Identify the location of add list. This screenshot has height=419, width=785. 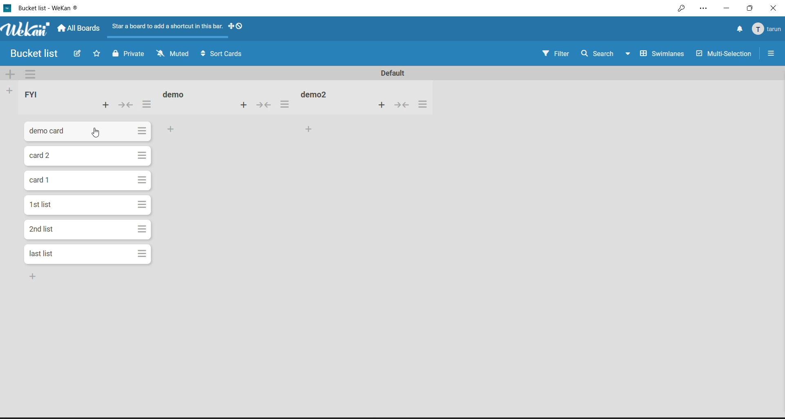
(11, 91).